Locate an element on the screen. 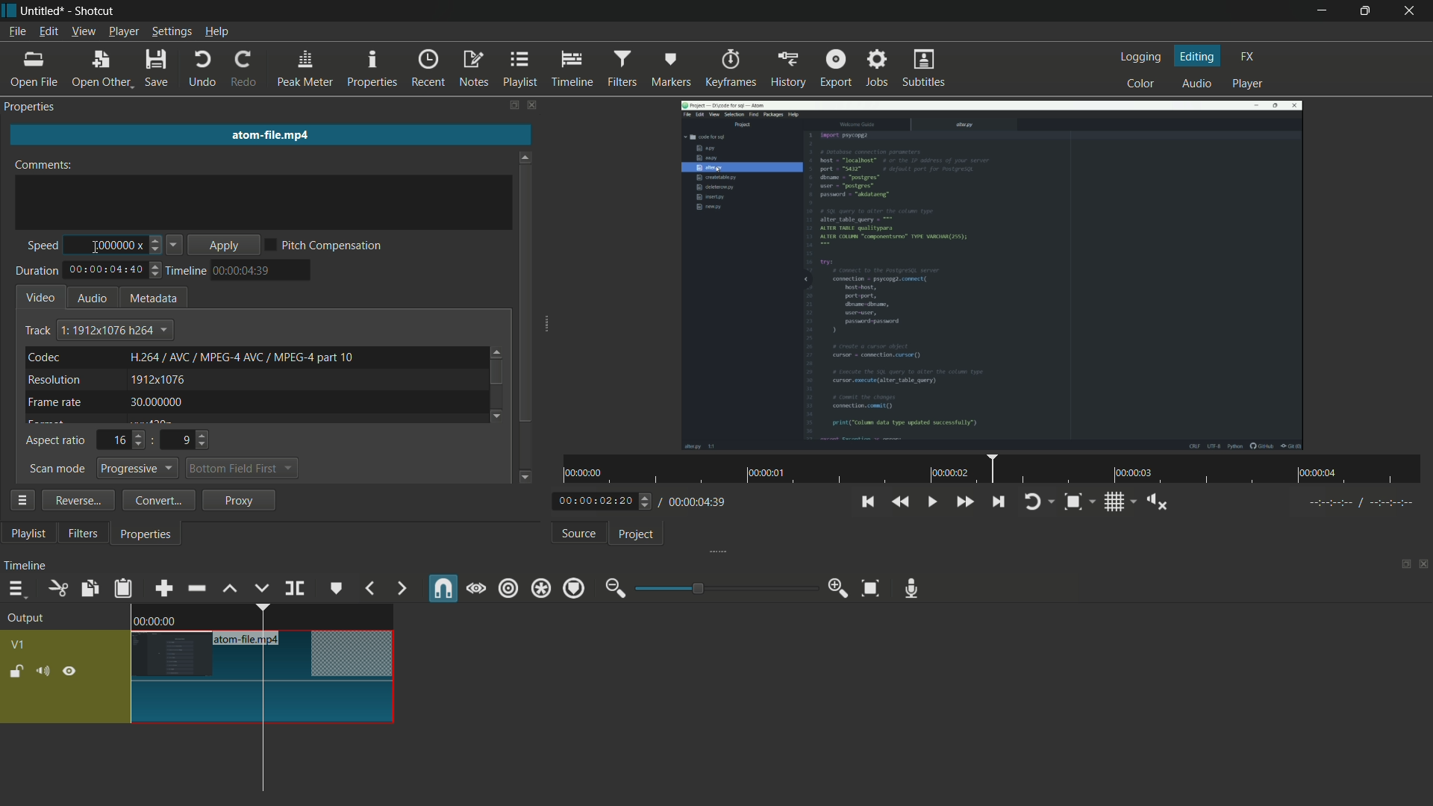  playlist is located at coordinates (519, 69).